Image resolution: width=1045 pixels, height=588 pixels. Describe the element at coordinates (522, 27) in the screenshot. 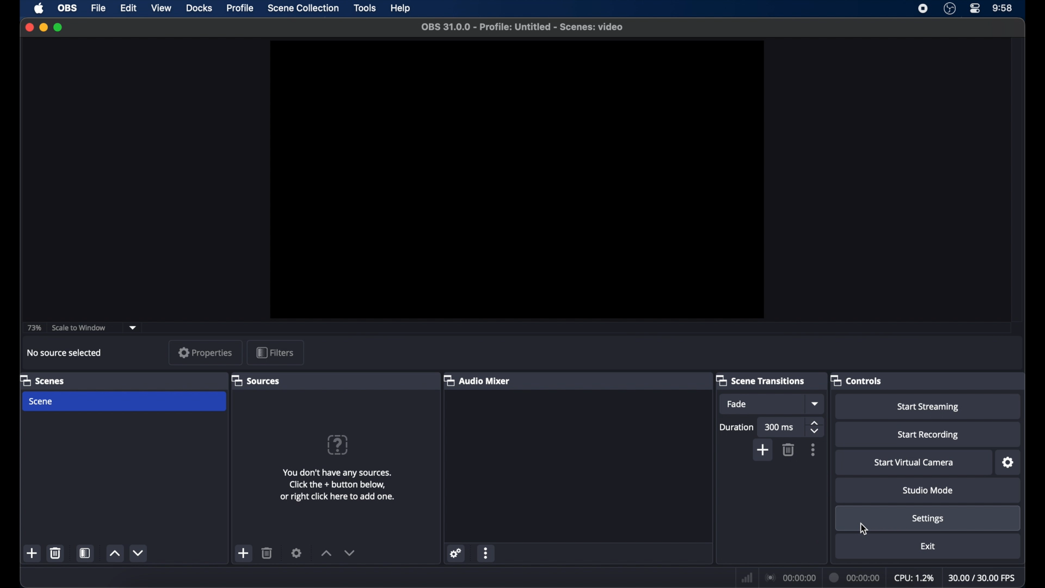

I see `filename` at that location.